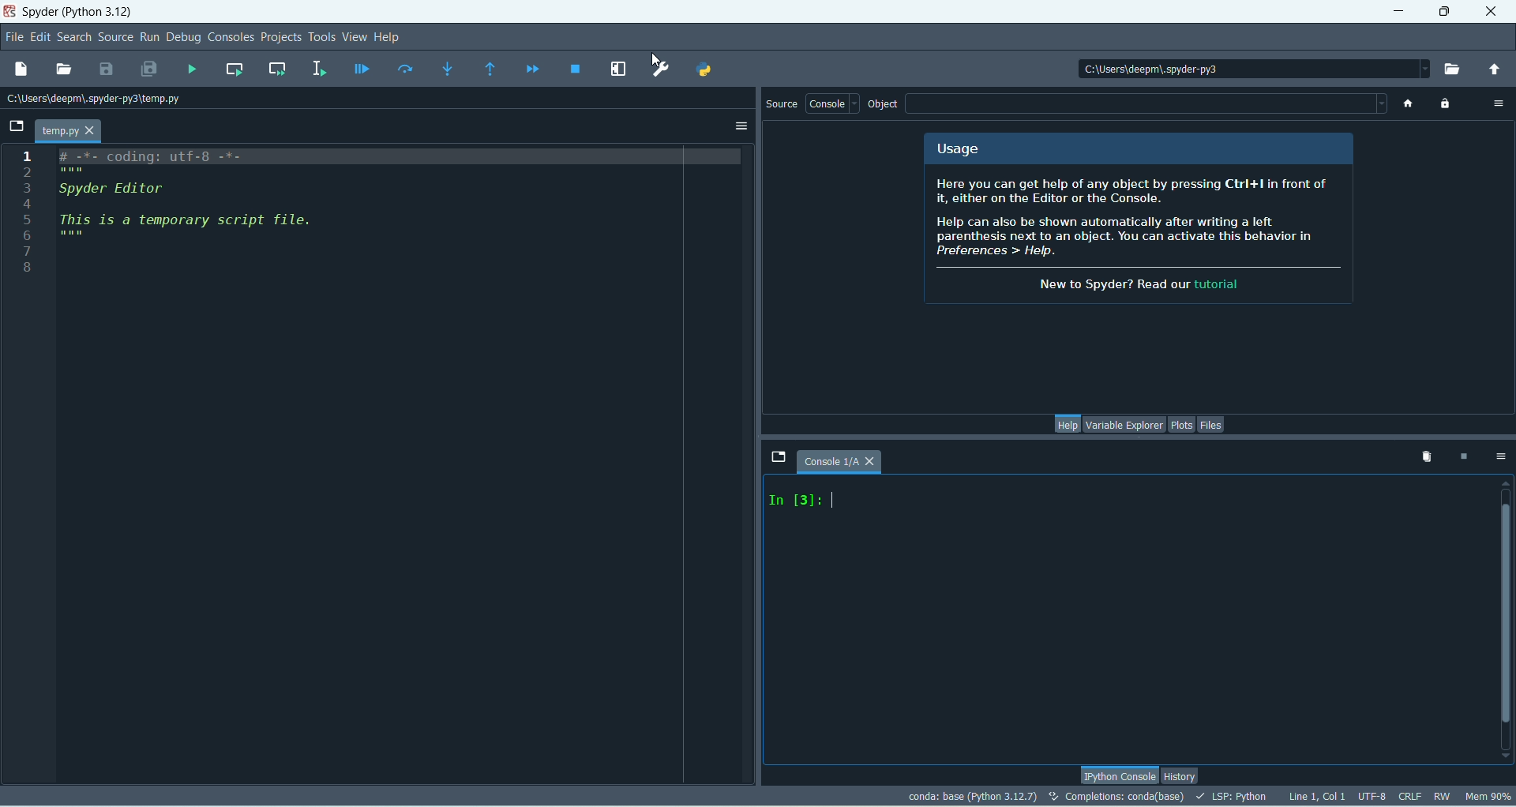  I want to click on temp.py, so click(70, 131).